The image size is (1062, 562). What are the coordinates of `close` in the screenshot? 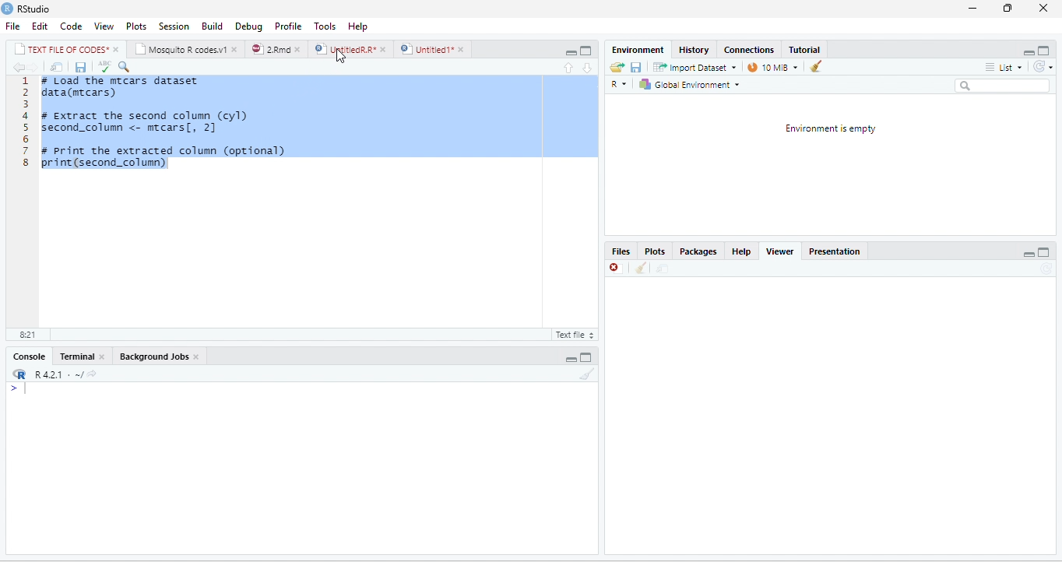 It's located at (198, 357).